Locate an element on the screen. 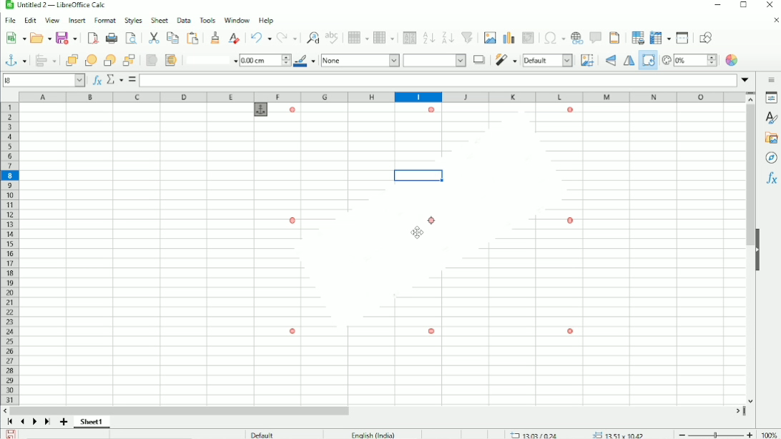  Insert comment is located at coordinates (595, 38).